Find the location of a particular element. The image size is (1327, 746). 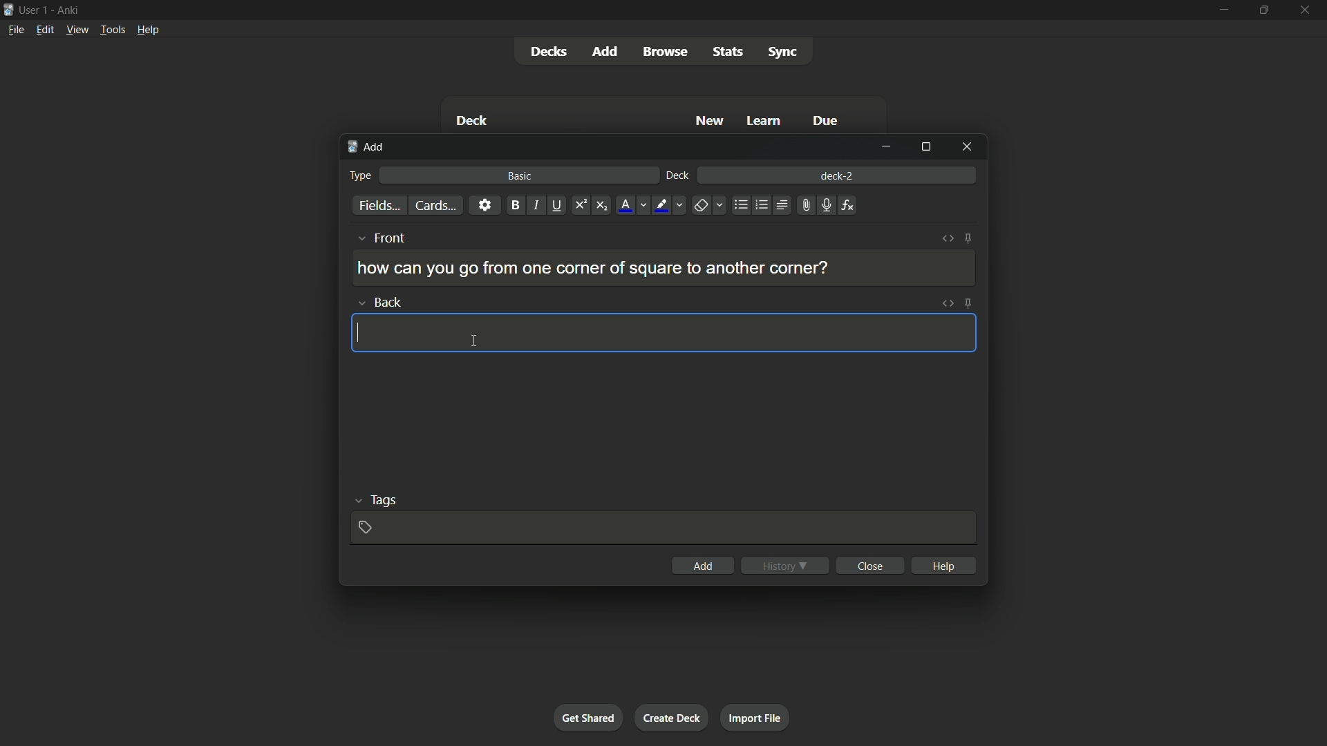

back is located at coordinates (379, 302).